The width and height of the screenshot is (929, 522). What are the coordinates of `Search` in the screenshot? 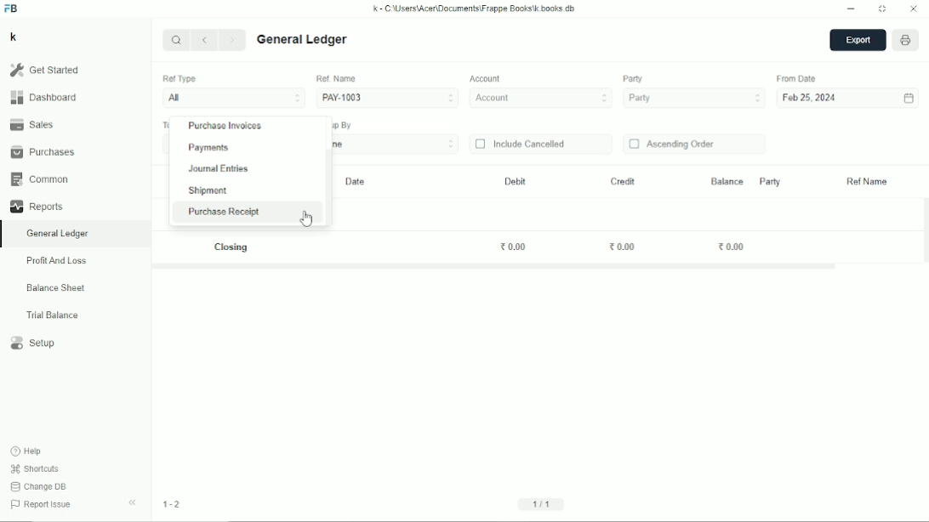 It's located at (176, 39).